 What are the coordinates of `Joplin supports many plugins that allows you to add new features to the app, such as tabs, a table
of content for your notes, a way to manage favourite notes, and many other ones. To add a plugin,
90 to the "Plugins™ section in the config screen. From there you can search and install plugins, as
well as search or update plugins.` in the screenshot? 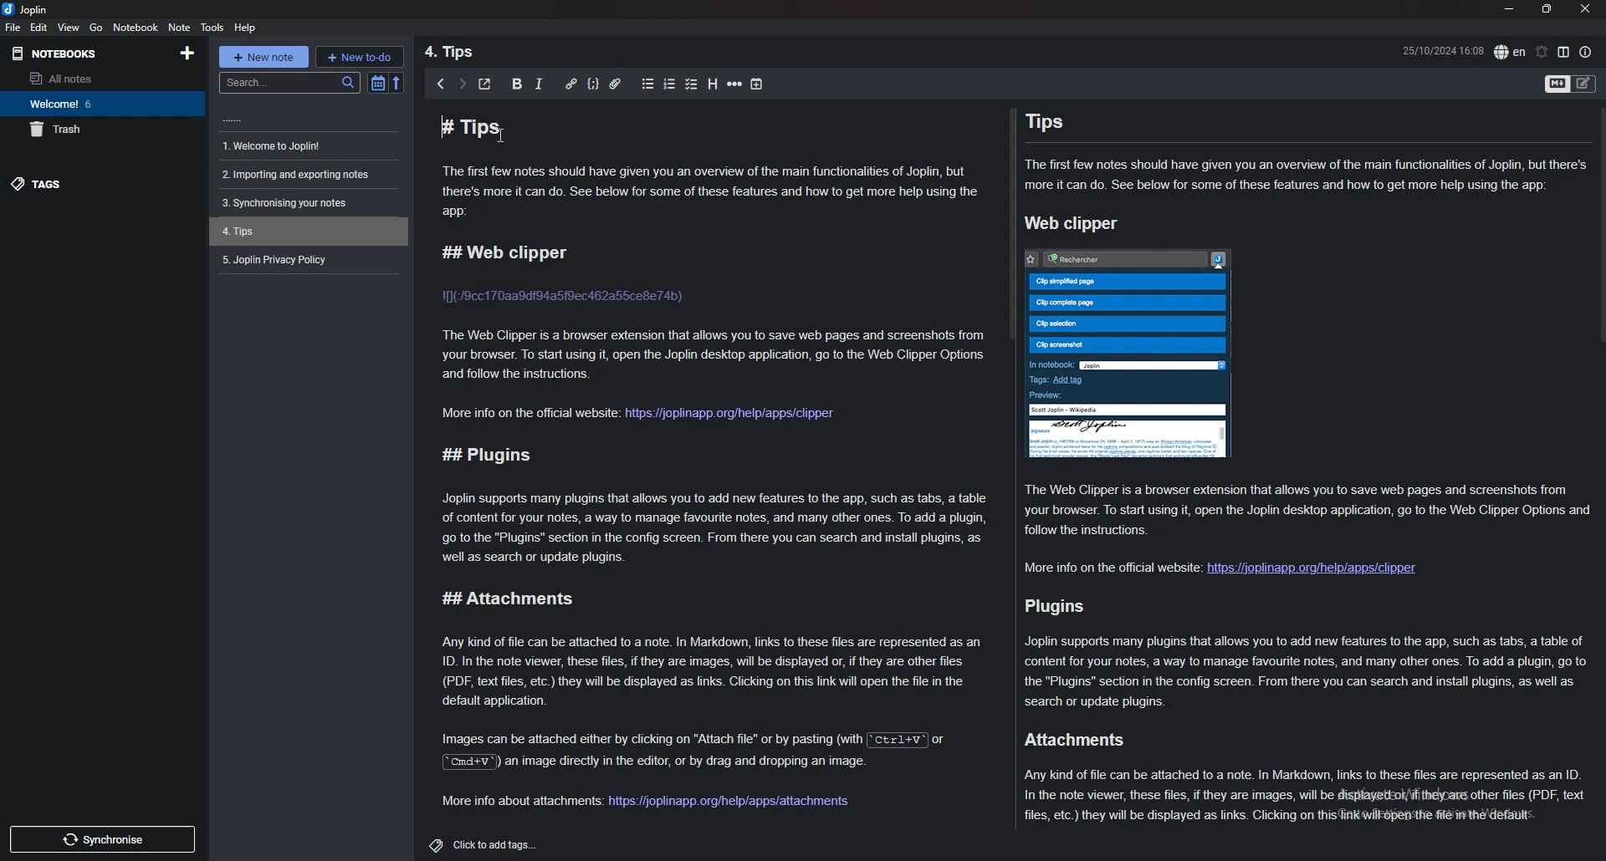 It's located at (708, 527).